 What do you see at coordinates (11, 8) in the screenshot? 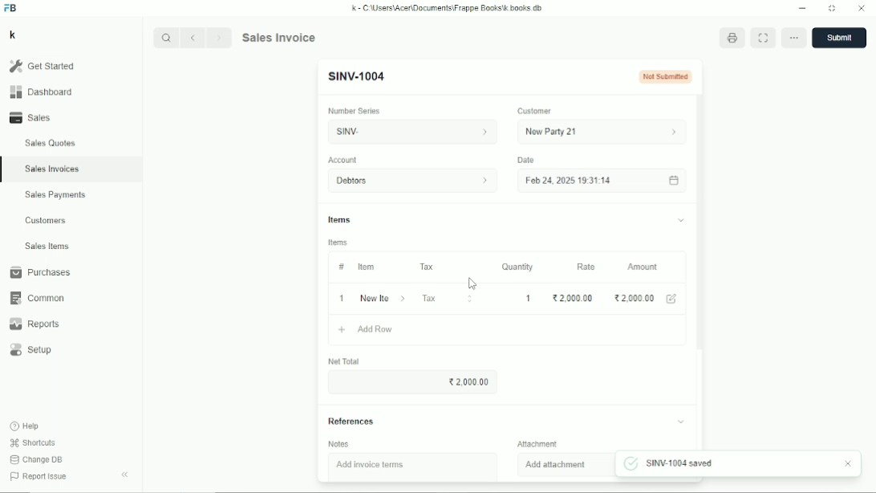
I see `FB` at bounding box center [11, 8].